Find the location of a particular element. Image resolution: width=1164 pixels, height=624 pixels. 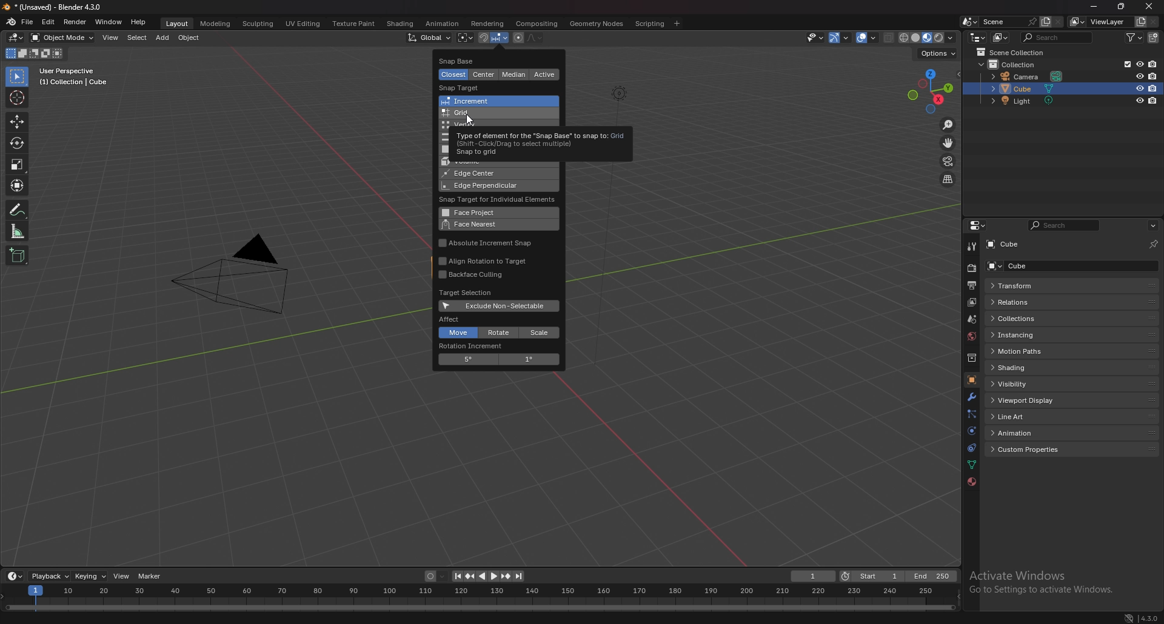

add collection is located at coordinates (1154, 37).